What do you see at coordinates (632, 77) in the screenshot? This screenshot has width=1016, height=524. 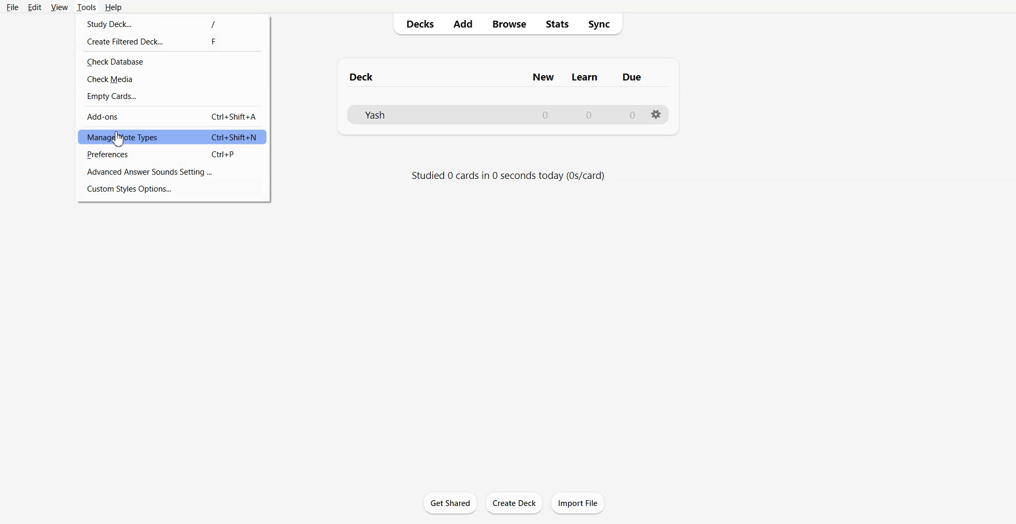 I see `Column name` at bounding box center [632, 77].